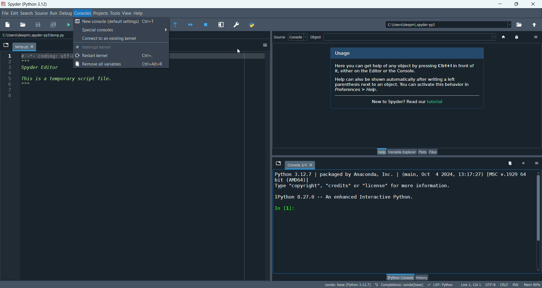 This screenshot has width=542, height=288. I want to click on debug, so click(66, 14).